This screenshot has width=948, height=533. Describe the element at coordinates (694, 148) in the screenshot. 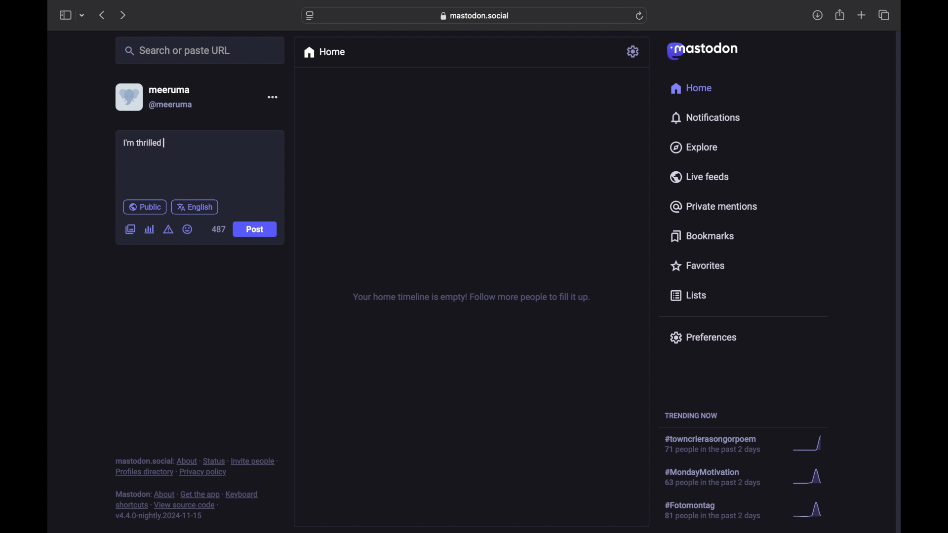

I see `explore` at that location.